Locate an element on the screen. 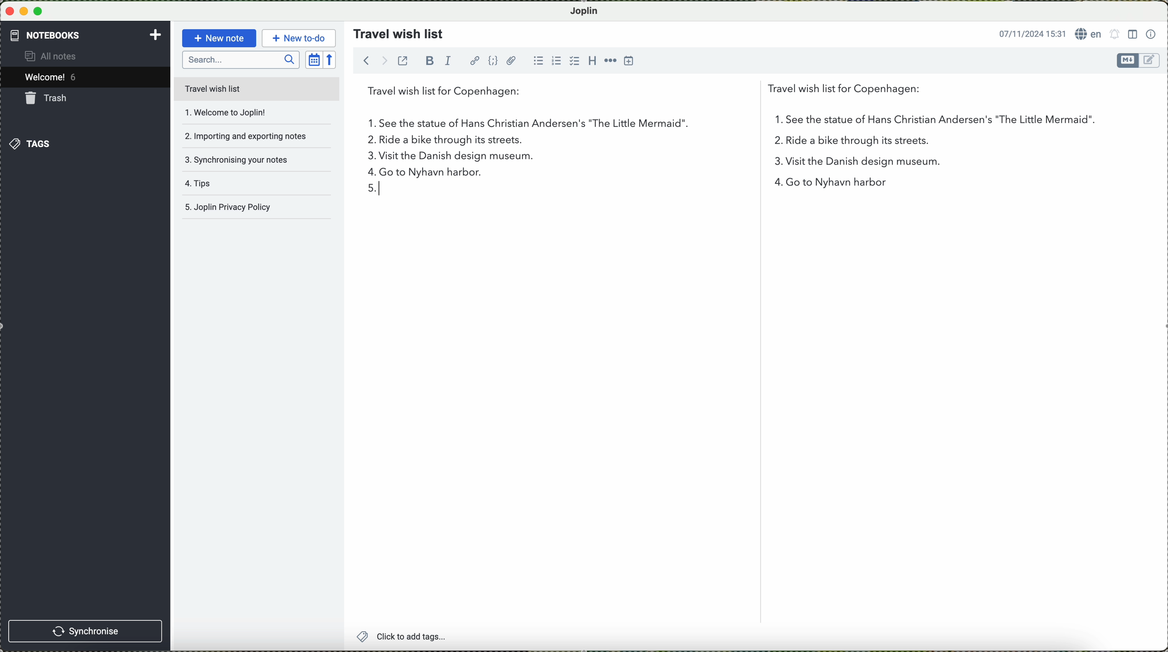  ride a bike through its streets. is located at coordinates (444, 141).